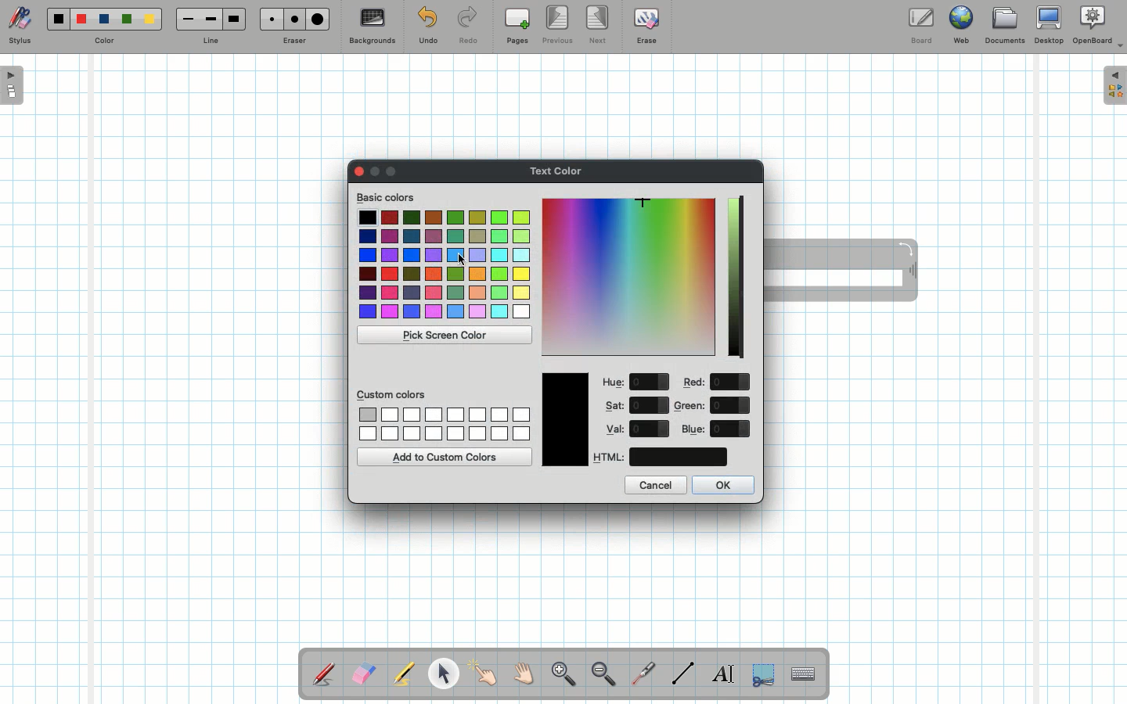  Describe the element at coordinates (693, 429) in the screenshot. I see `Blue` at that location.